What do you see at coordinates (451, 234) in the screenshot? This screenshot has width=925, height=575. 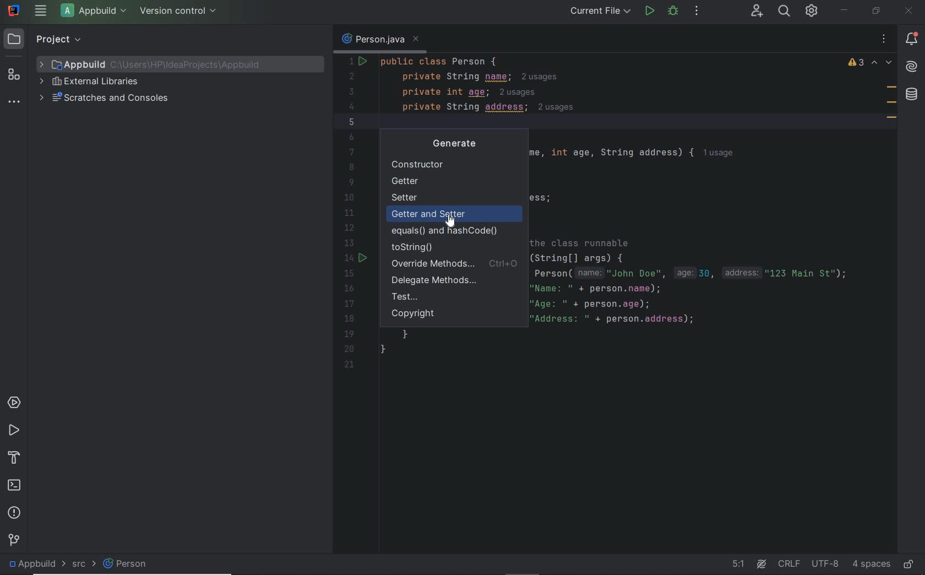 I see `equals() and hashCode()` at bounding box center [451, 234].